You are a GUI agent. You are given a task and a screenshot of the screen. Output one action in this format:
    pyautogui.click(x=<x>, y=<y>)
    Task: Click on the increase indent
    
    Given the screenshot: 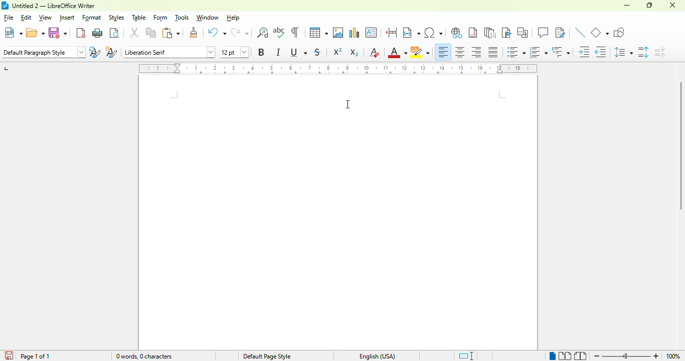 What is the action you would take?
    pyautogui.click(x=584, y=52)
    